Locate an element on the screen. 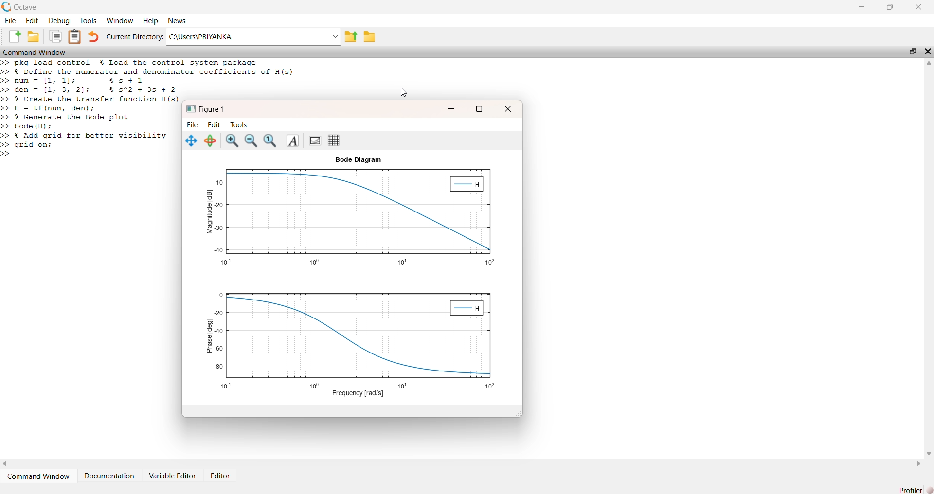 The height and width of the screenshot is (494, 934). New script is located at coordinates (13, 36).